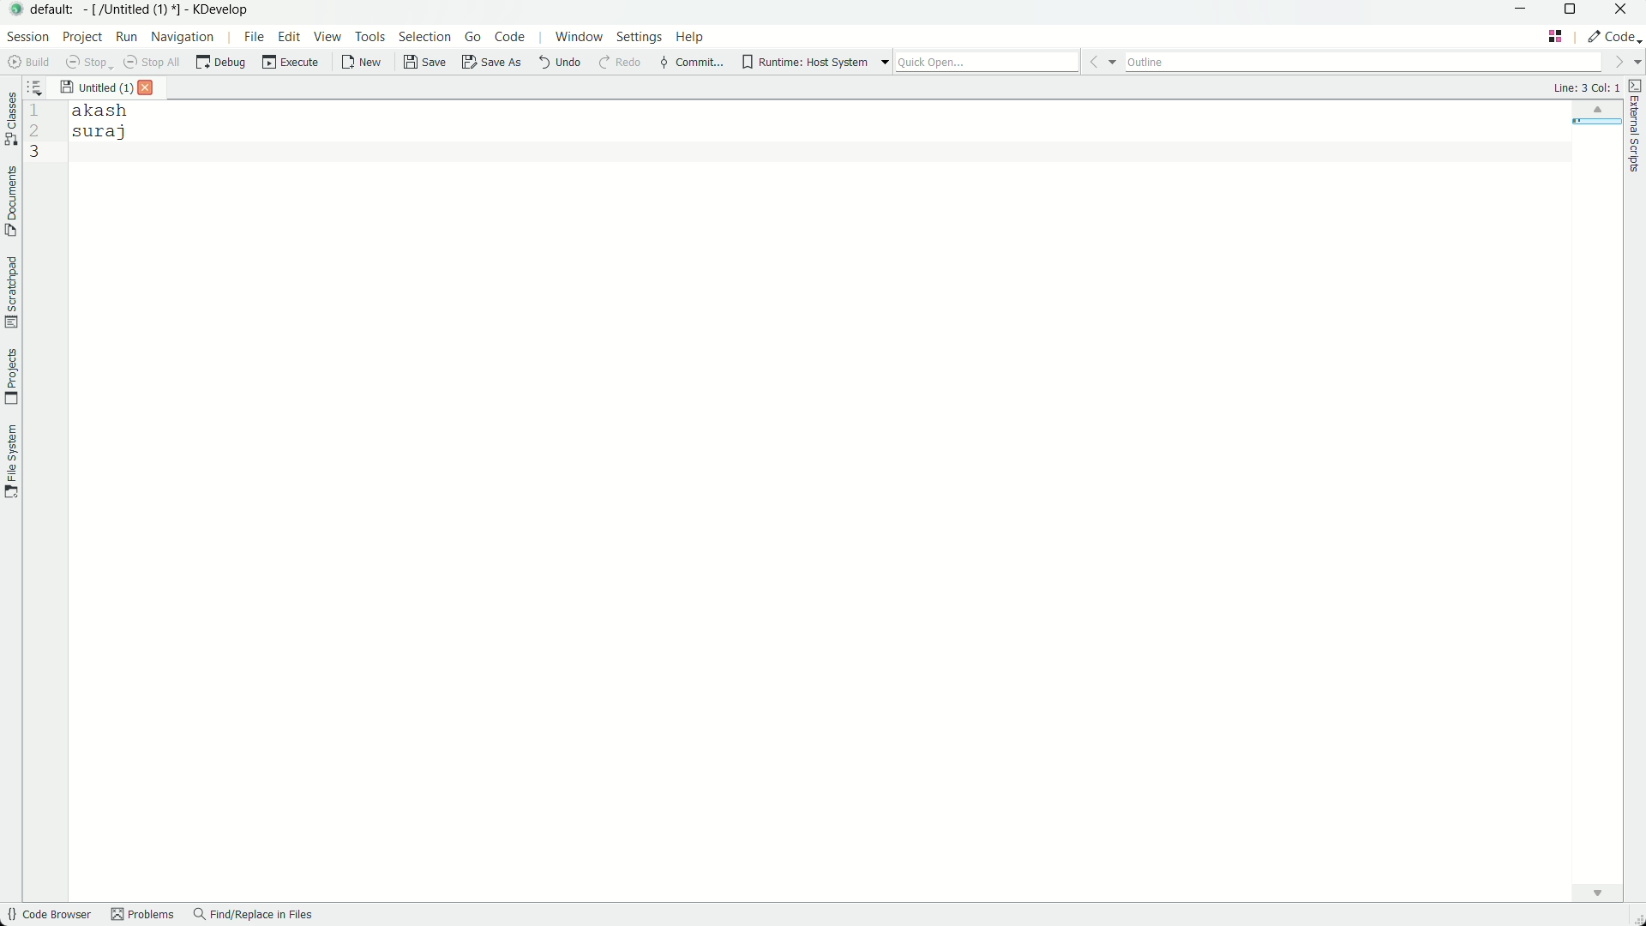 Image resolution: width=1646 pixels, height=926 pixels. Describe the element at coordinates (10, 292) in the screenshot. I see `scratchpad` at that location.